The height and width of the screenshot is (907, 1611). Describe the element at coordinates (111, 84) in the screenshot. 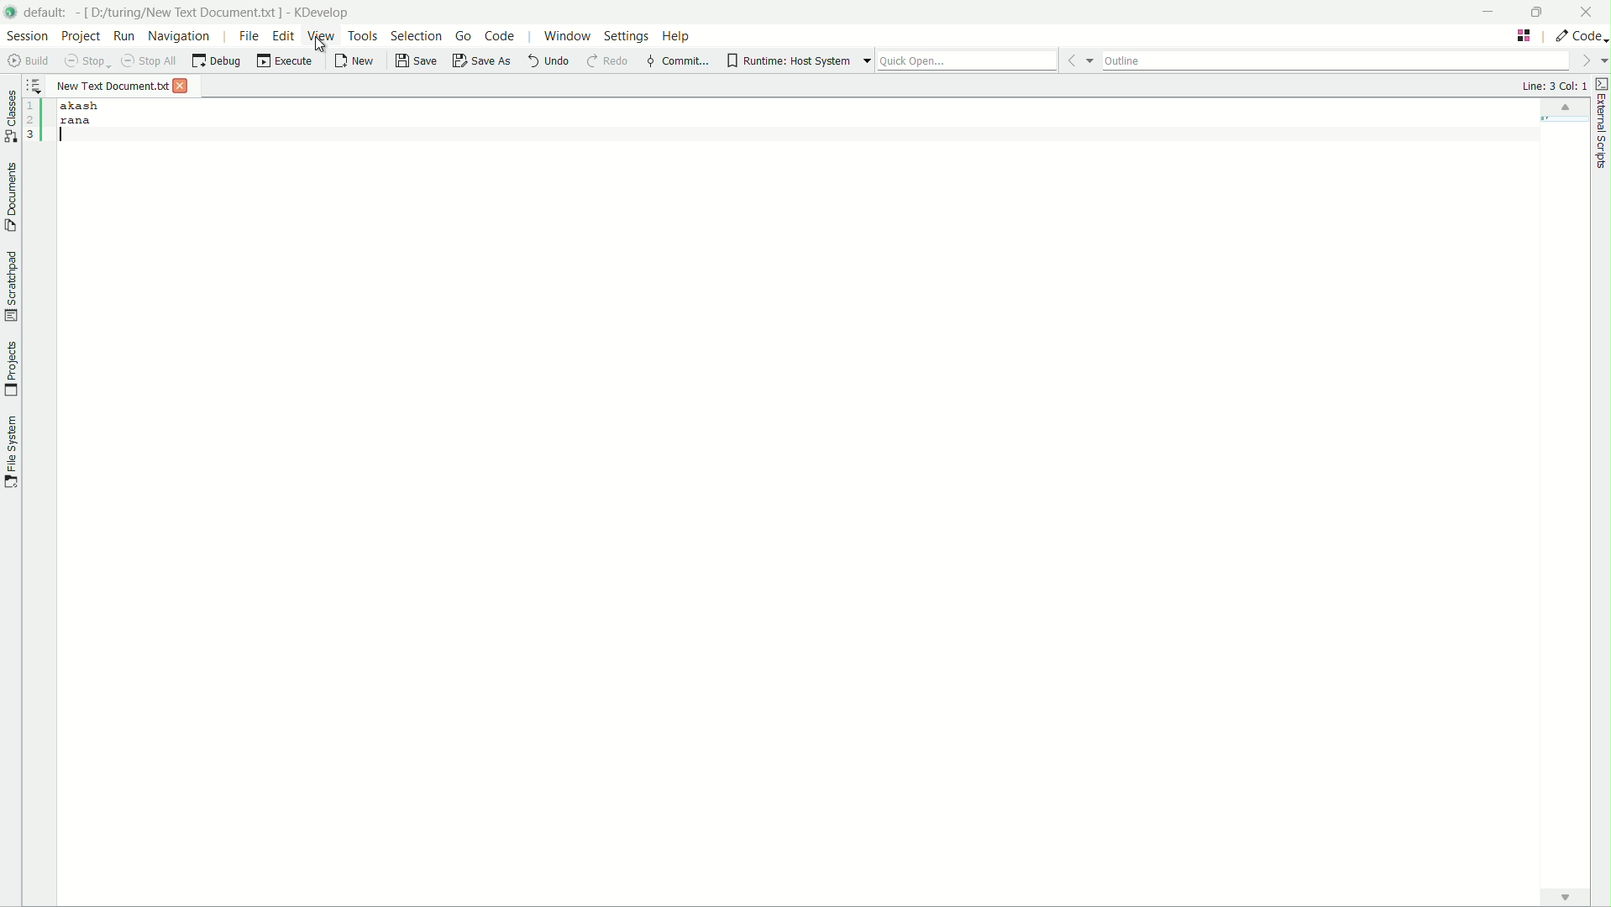

I see `new text document` at that location.